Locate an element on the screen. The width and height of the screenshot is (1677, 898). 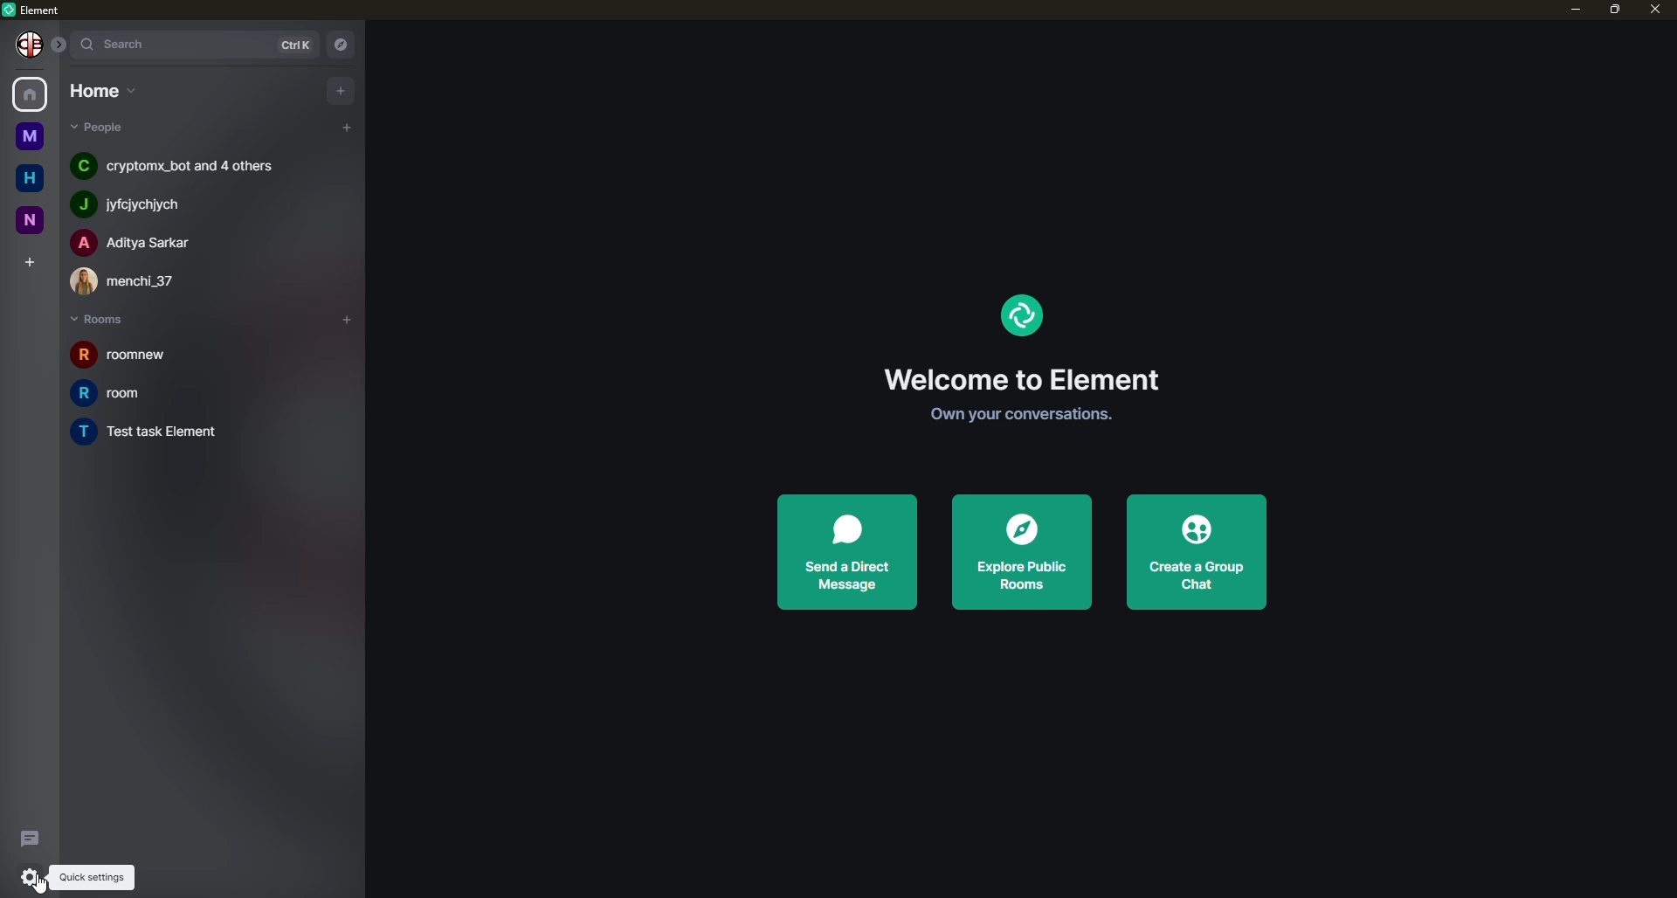
home is located at coordinates (26, 175).